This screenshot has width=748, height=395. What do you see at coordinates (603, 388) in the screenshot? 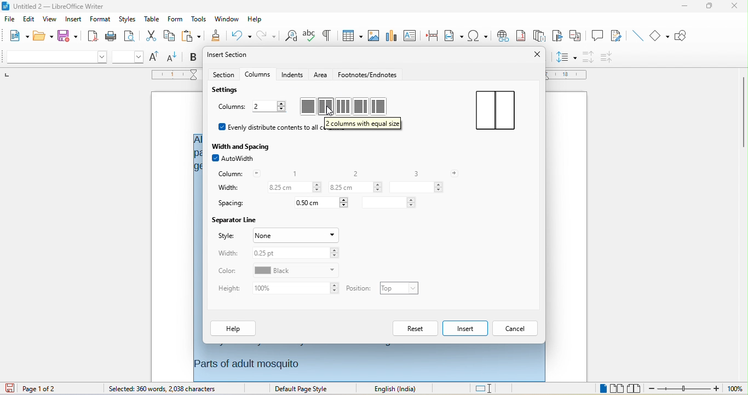
I see `single page view` at bounding box center [603, 388].